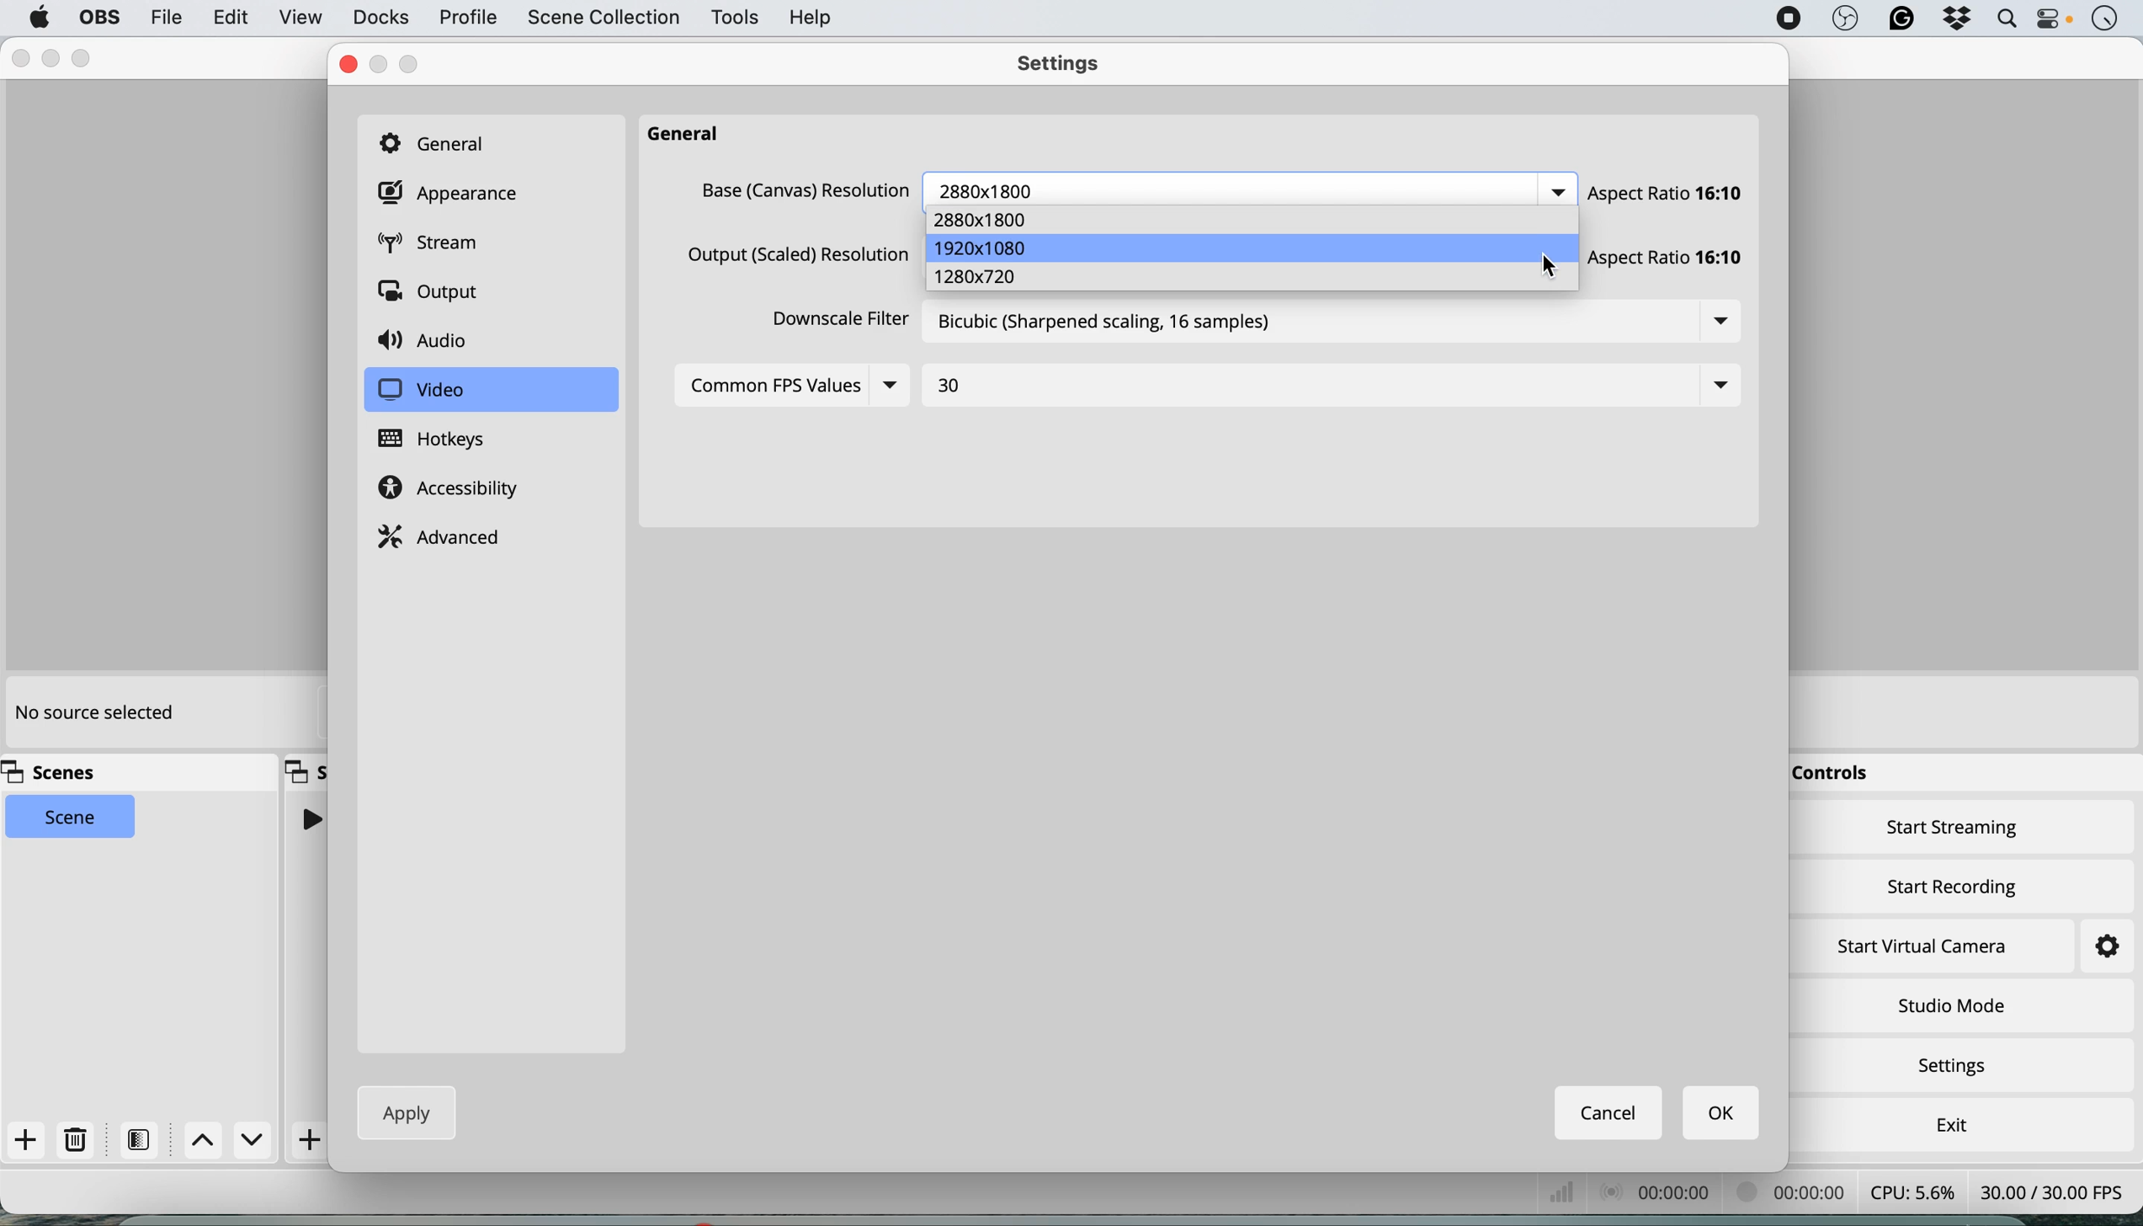 The height and width of the screenshot is (1226, 2143). Describe the element at coordinates (793, 259) in the screenshot. I see `Output (Scaled) Resolution` at that location.